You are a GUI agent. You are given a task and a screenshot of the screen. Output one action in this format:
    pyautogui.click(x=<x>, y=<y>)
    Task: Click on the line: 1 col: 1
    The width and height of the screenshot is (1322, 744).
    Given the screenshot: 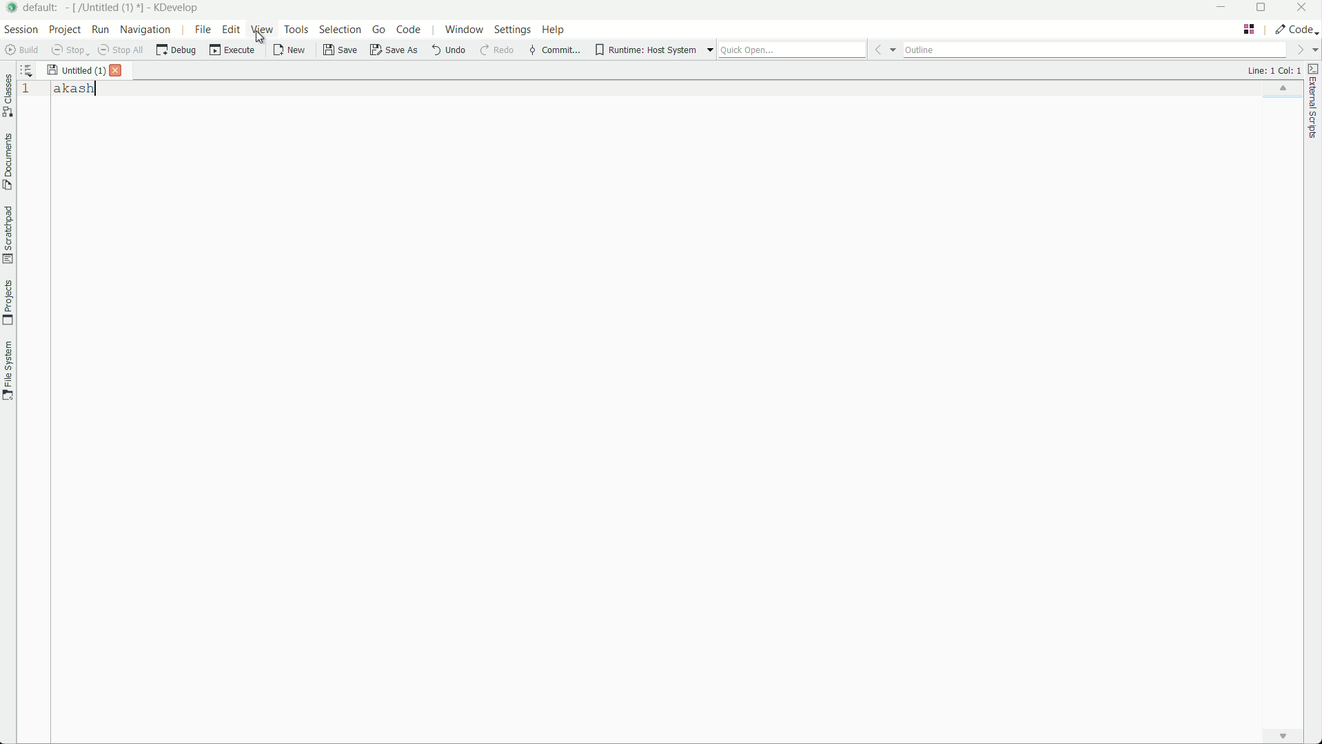 What is the action you would take?
    pyautogui.click(x=1273, y=71)
    